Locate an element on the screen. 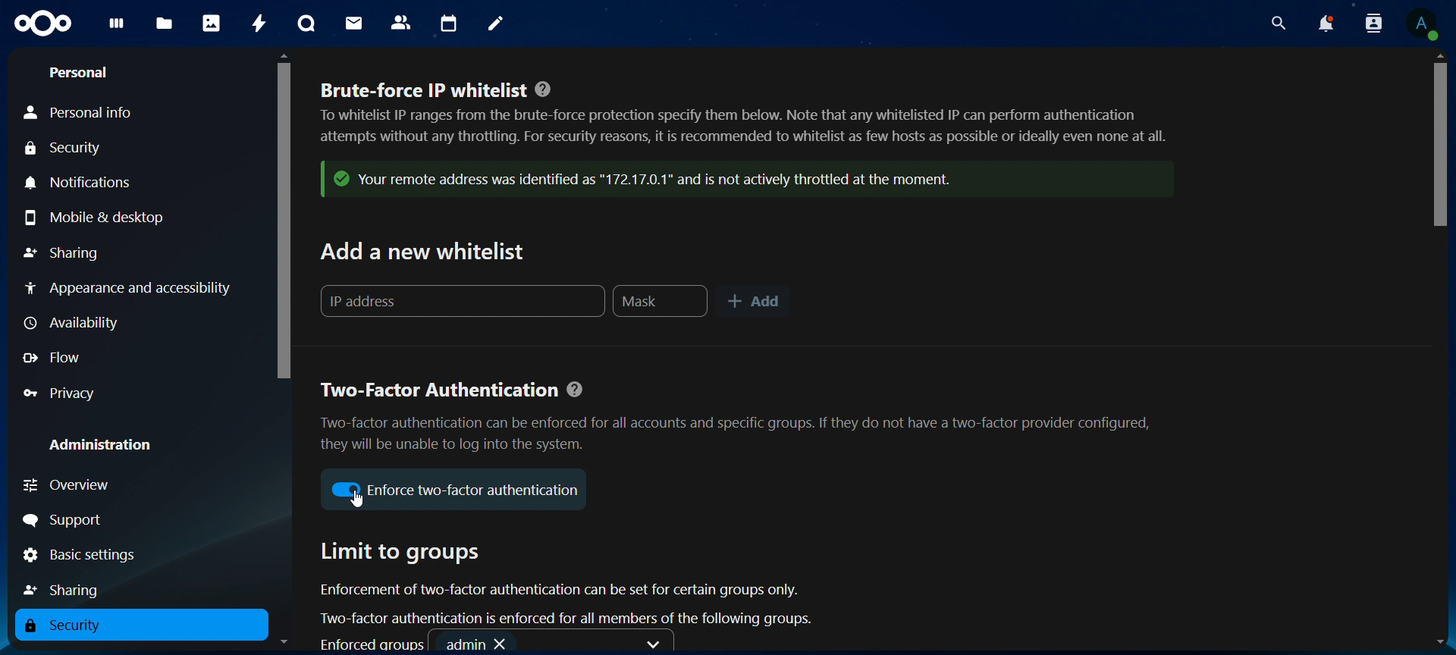 The height and width of the screenshot is (655, 1456). flow is located at coordinates (52, 359).